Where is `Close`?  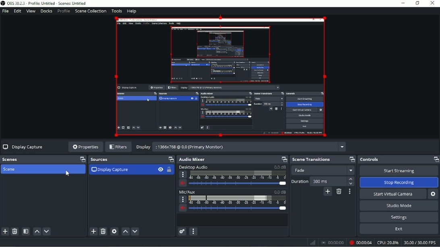
Close is located at coordinates (433, 4).